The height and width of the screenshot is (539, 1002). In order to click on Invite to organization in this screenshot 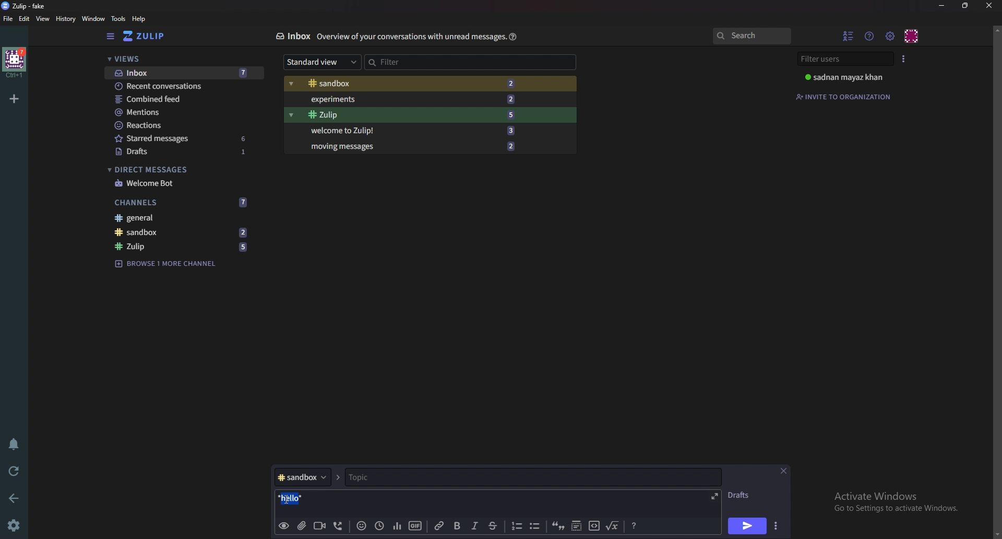, I will do `click(844, 96)`.